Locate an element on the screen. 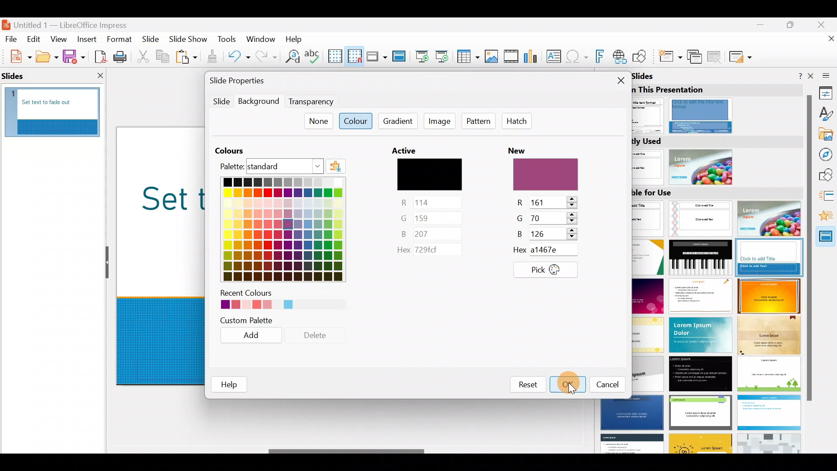 This screenshot has height=471, width=837. new is located at coordinates (522, 148).